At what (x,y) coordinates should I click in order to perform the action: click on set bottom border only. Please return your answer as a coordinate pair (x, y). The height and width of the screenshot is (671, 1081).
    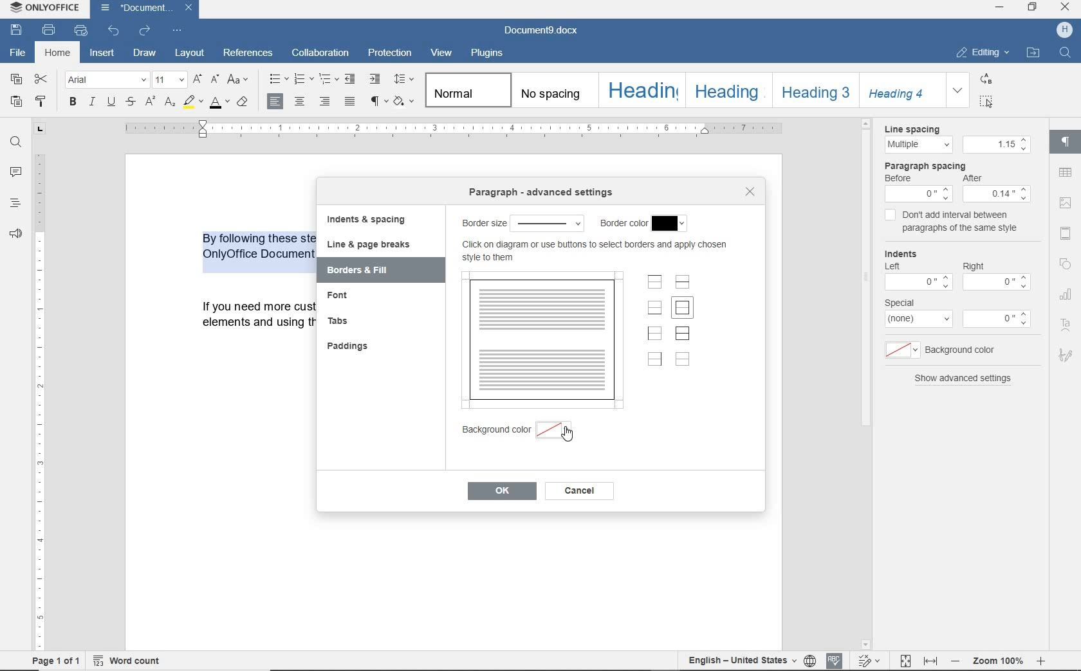
    Looking at the image, I should click on (654, 307).